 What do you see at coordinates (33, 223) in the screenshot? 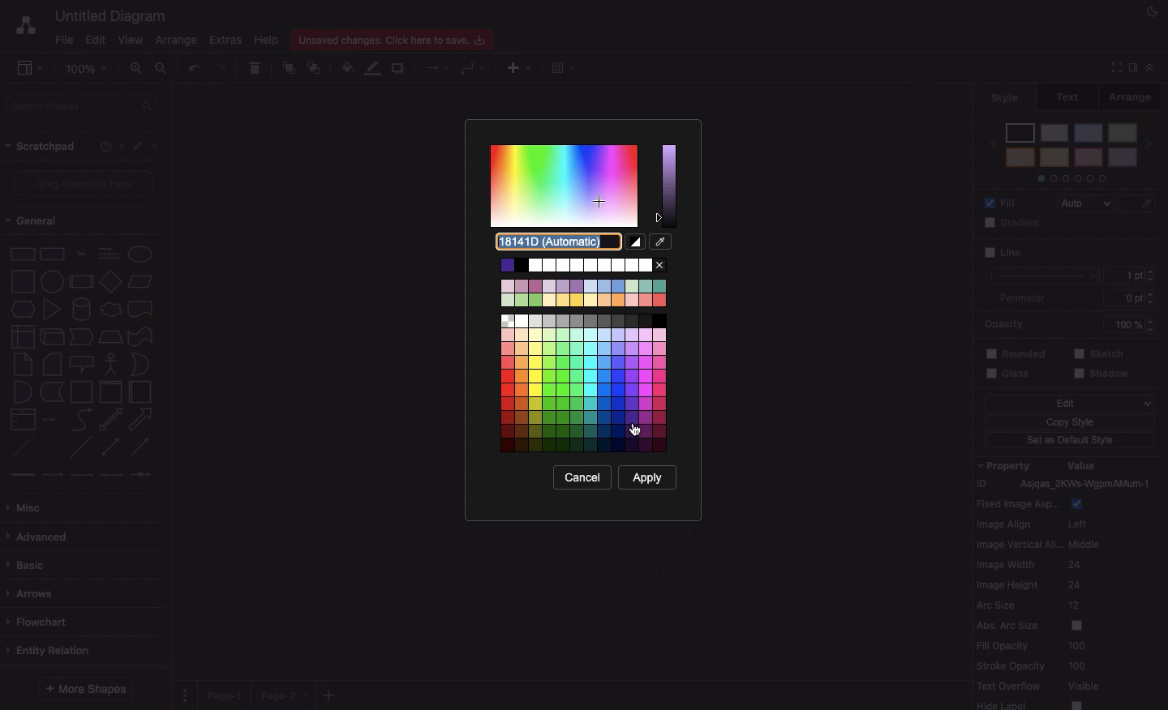
I see `General` at bounding box center [33, 223].